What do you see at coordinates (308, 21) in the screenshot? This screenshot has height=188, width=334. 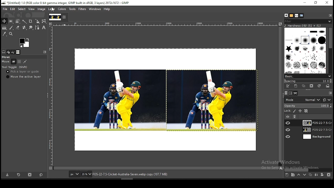 I see `brushes filter` at bounding box center [308, 21].